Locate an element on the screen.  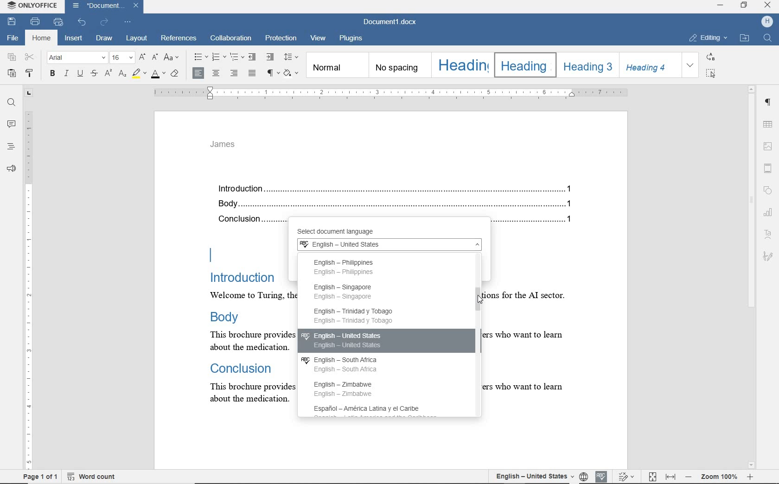
Body...........................................................................................................................................1 is located at coordinates (398, 204).